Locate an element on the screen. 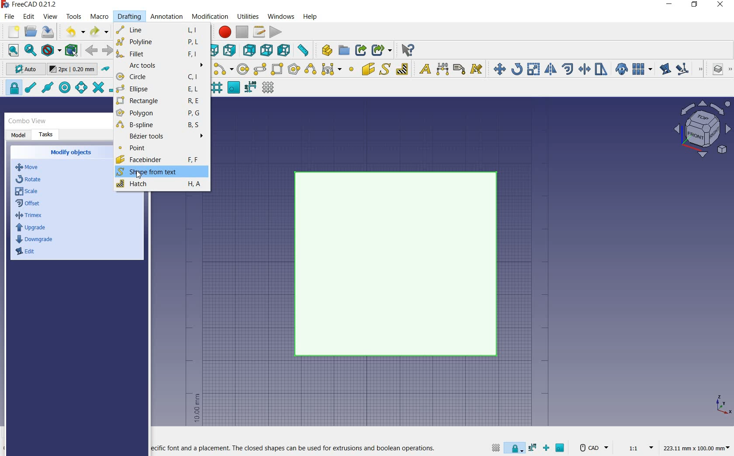 This screenshot has width=734, height=456. view is located at coordinates (51, 17).